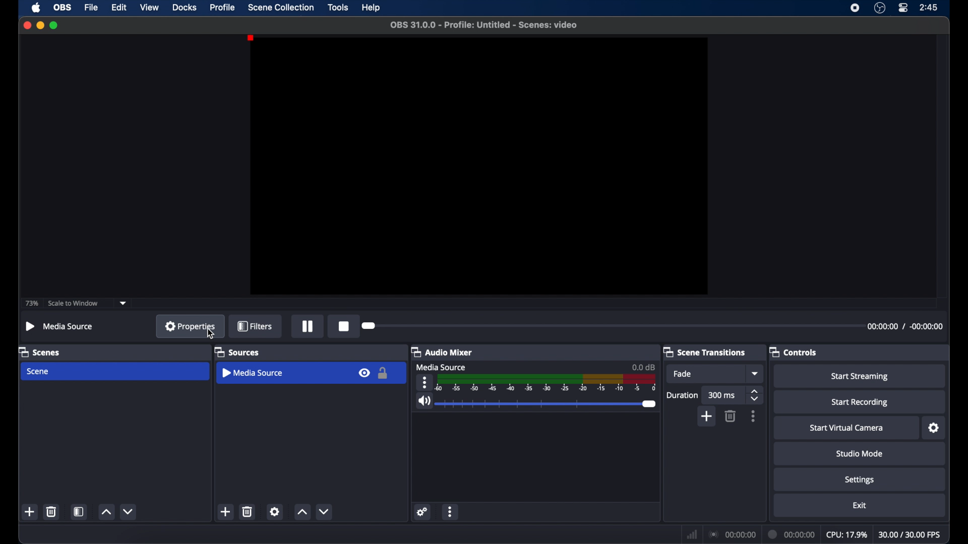 The width and height of the screenshot is (968, 544). What do you see at coordinates (106, 512) in the screenshot?
I see `increment` at bounding box center [106, 512].